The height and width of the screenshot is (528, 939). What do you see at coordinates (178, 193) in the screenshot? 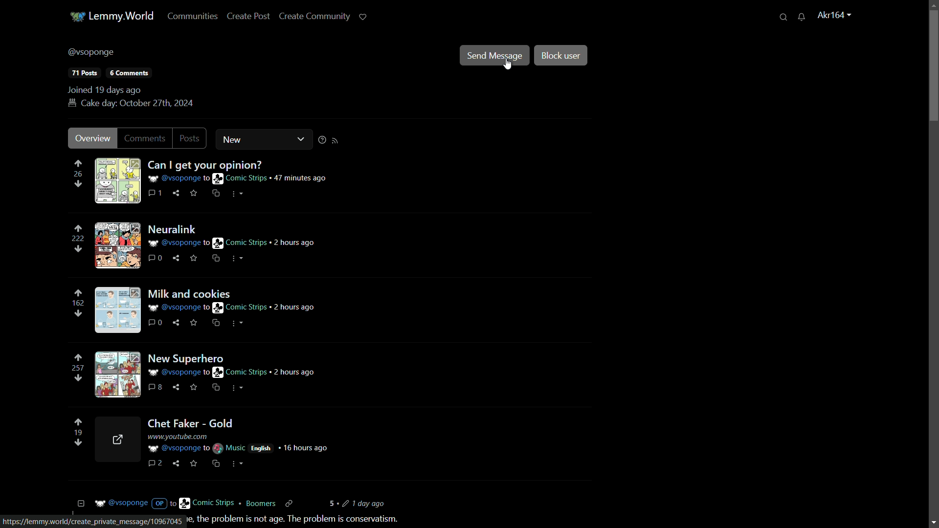
I see `share` at bounding box center [178, 193].